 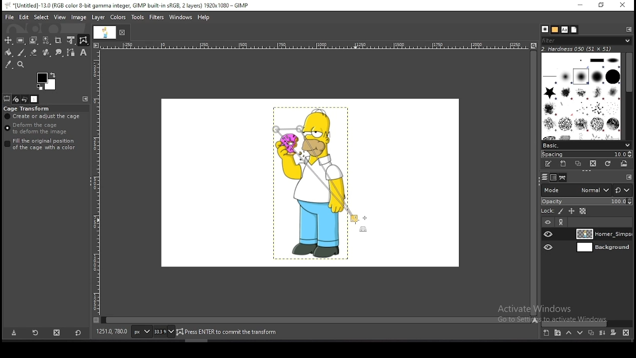 I want to click on lock pixels, so click(x=560, y=212).